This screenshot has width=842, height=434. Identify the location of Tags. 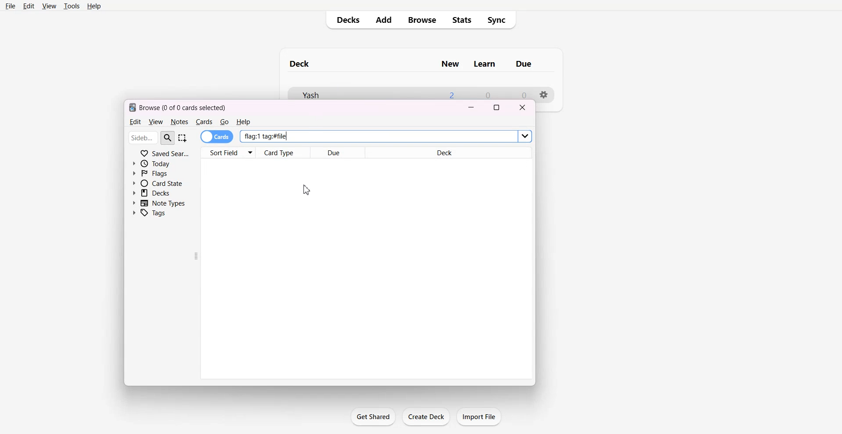
(153, 213).